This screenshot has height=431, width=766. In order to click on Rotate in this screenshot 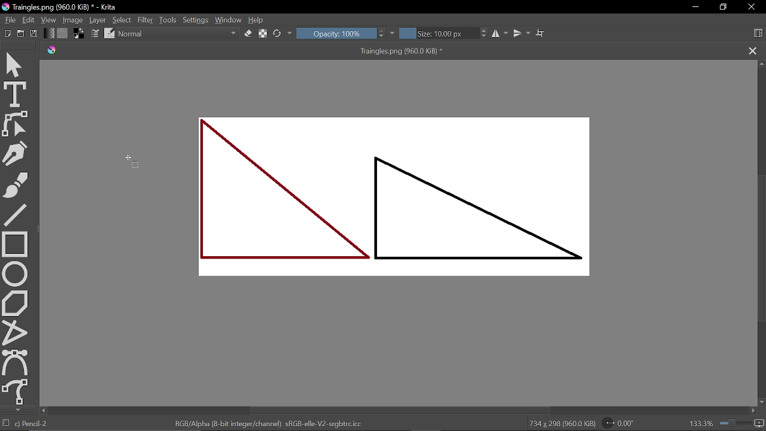, I will do `click(619, 423)`.